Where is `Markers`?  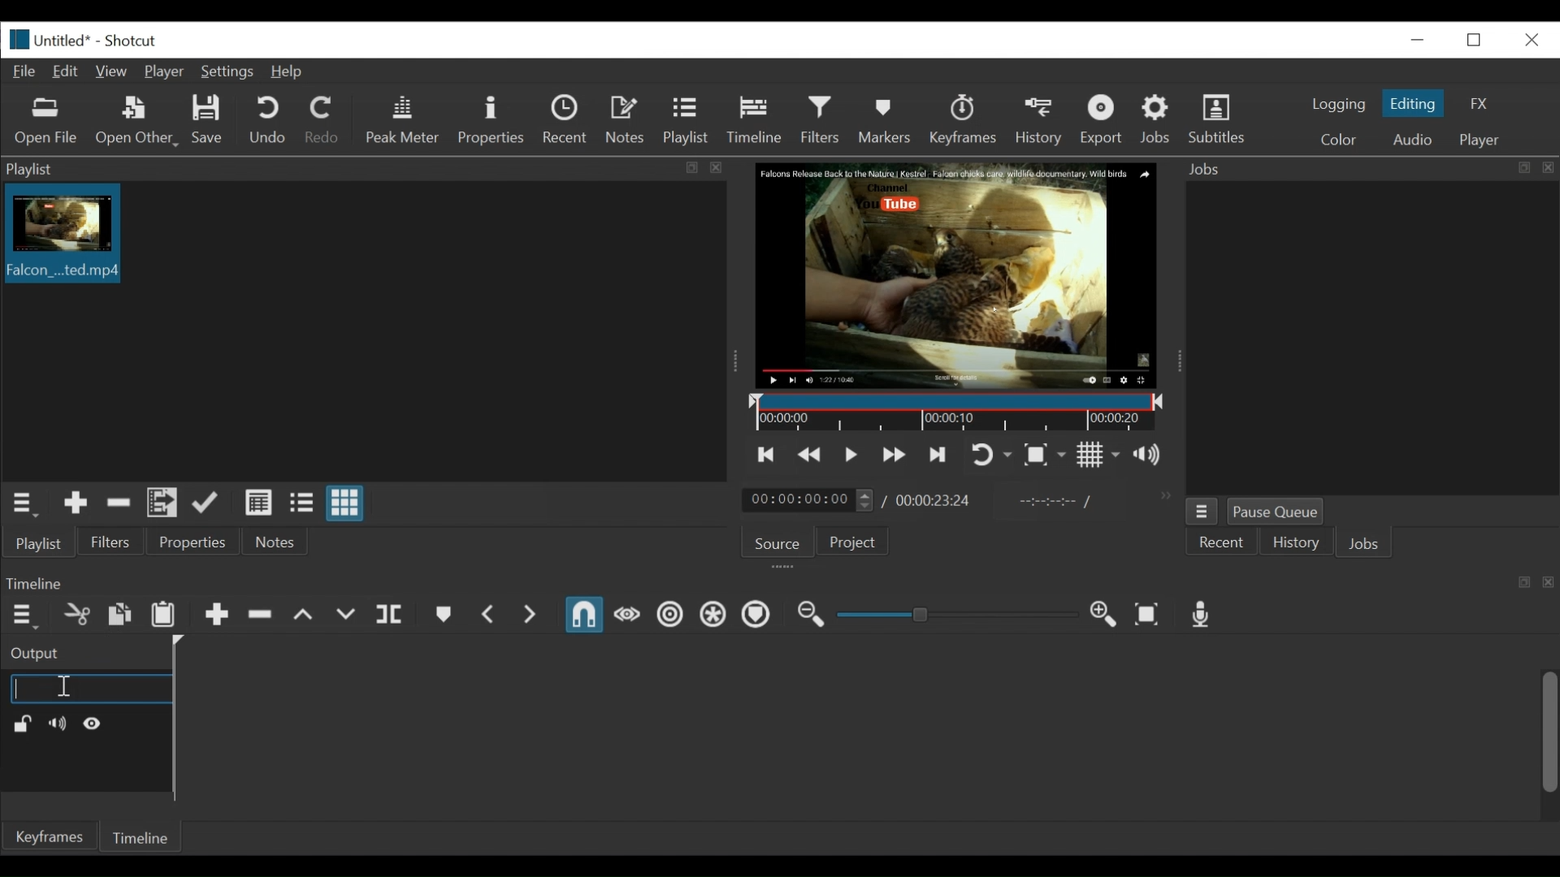
Markers is located at coordinates (888, 122).